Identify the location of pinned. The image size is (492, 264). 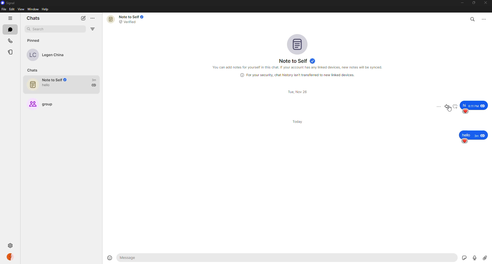
(34, 41).